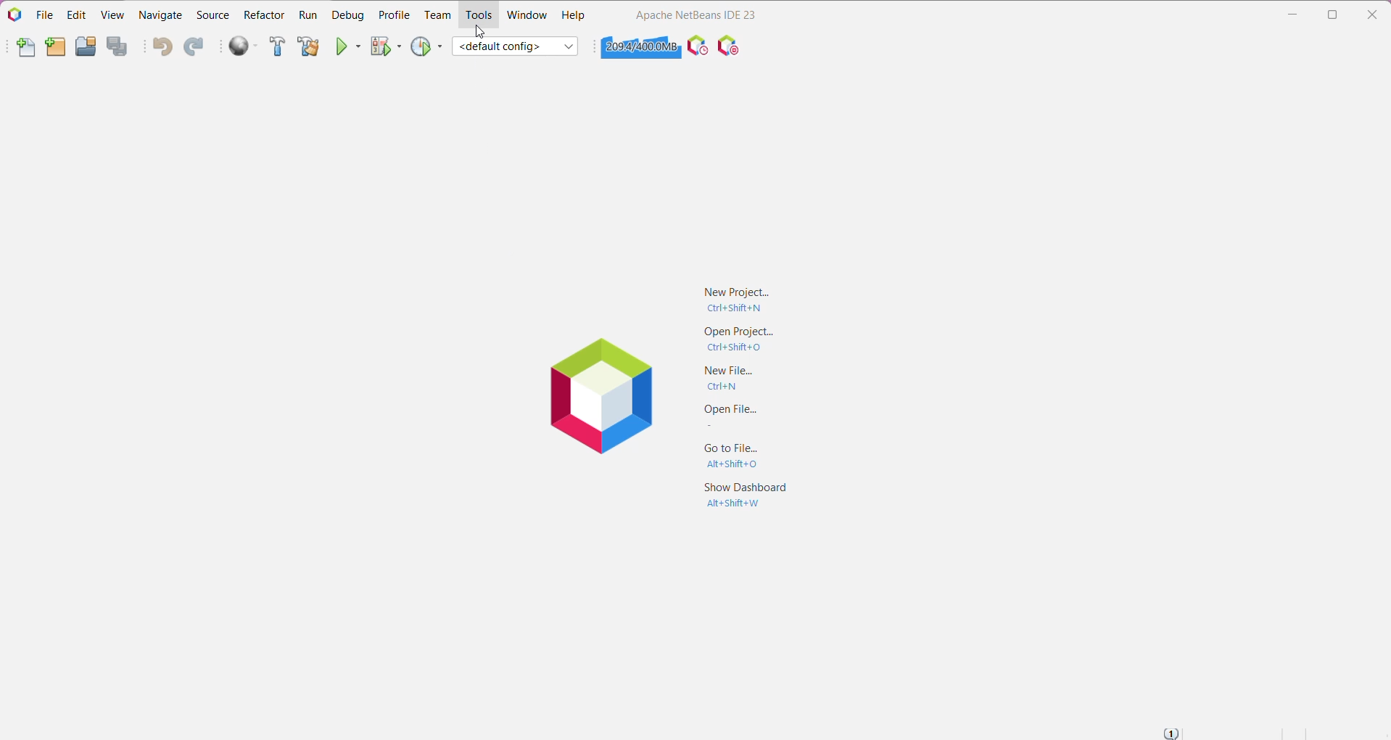 The height and width of the screenshot is (740, 1391). I want to click on Redo, so click(194, 48).